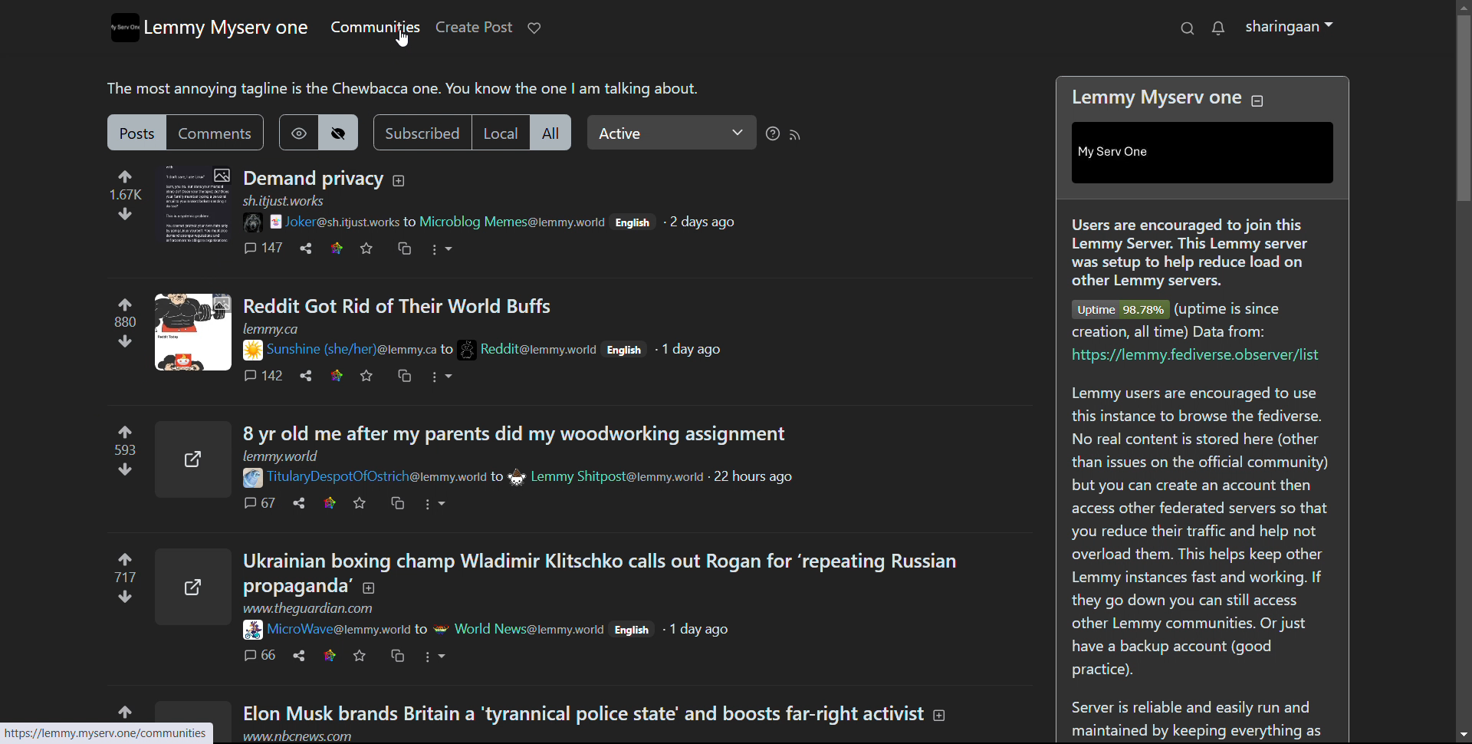 The width and height of the screenshot is (1472, 744). I want to click on scrollbar, so click(1464, 364).